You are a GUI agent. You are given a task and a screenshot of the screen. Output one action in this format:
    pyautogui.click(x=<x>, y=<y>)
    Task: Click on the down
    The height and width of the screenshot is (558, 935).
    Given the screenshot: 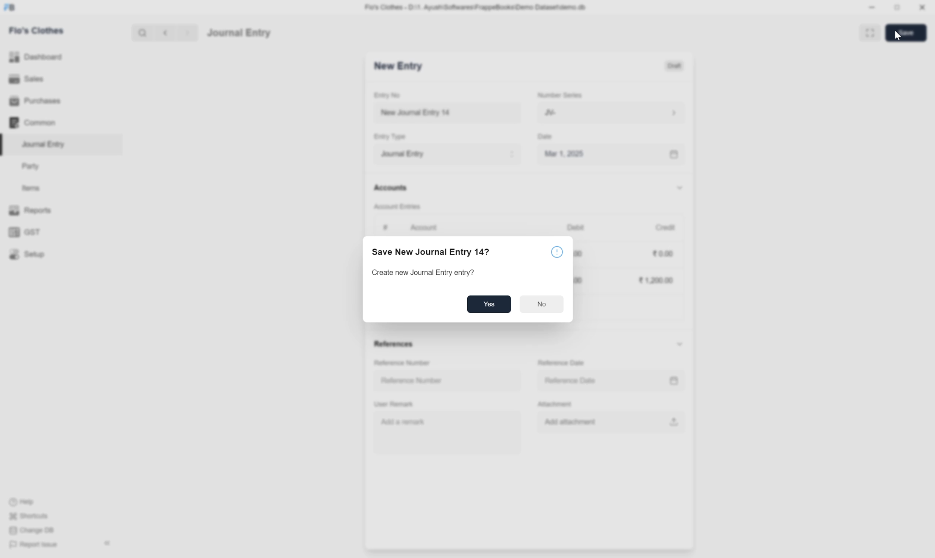 What is the action you would take?
    pyautogui.click(x=679, y=344)
    